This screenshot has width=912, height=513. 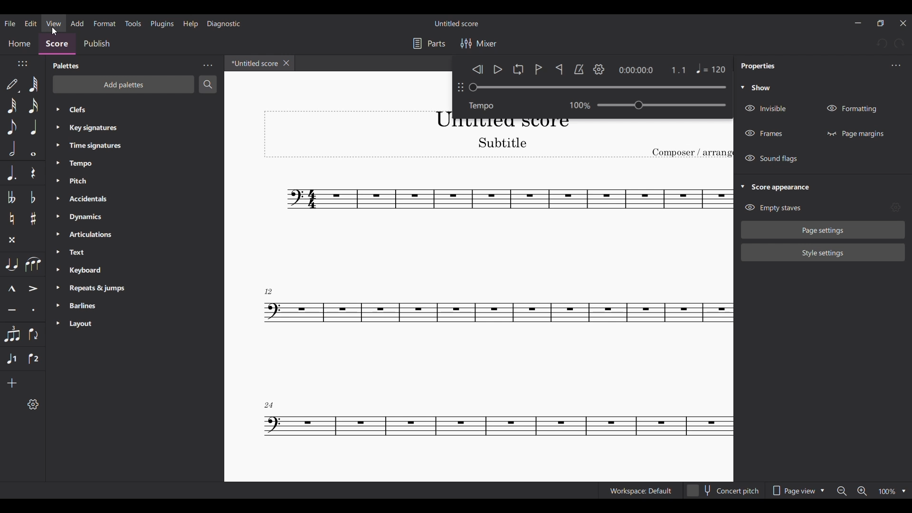 What do you see at coordinates (125, 164) in the screenshot?
I see `Tempo` at bounding box center [125, 164].